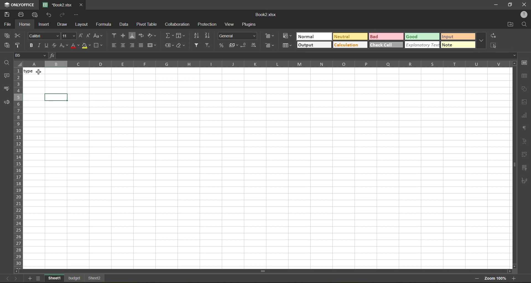 The width and height of the screenshot is (531, 283). I want to click on charts, so click(525, 116).